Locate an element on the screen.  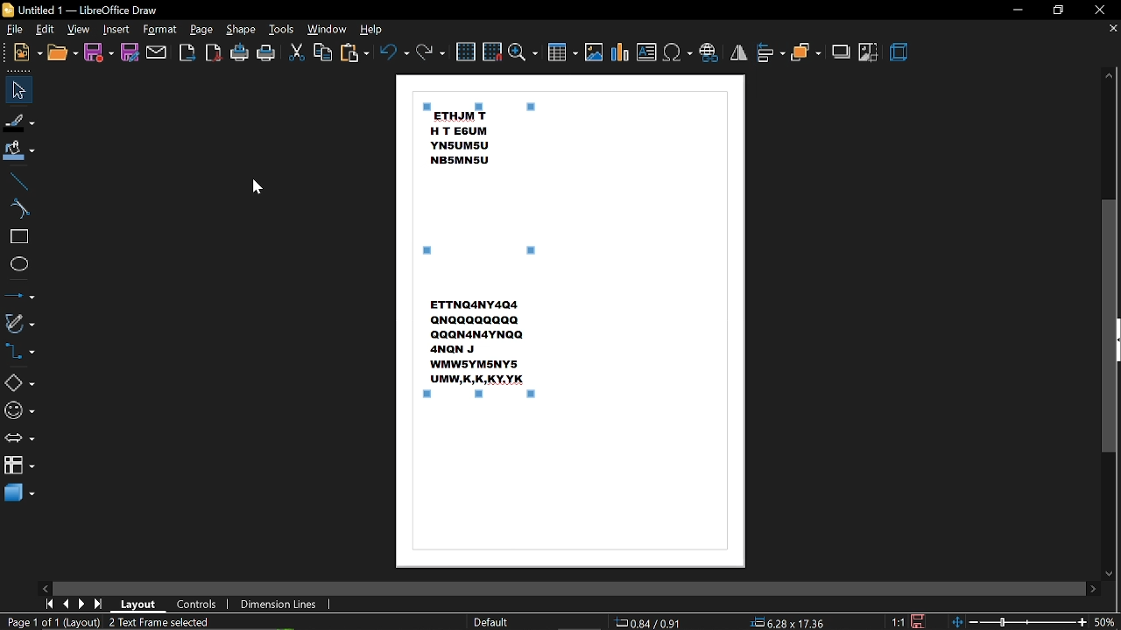
3d shapes is located at coordinates (19, 494).